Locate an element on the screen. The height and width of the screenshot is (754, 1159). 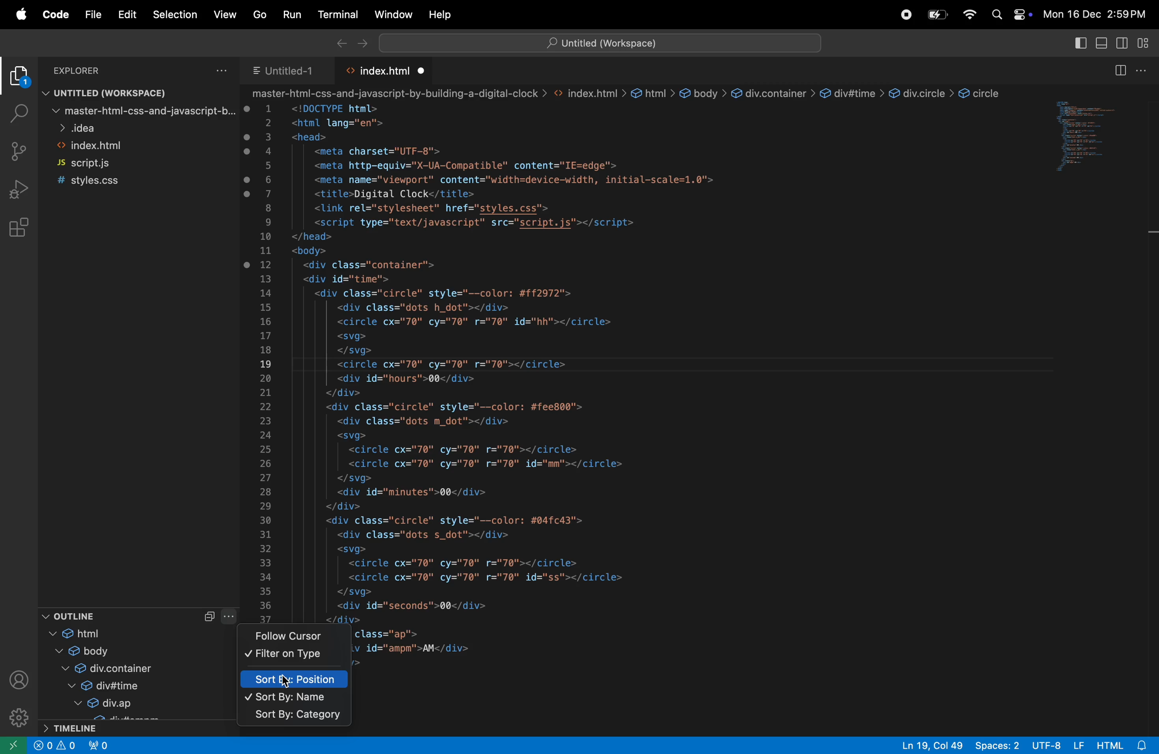
file is located at coordinates (90, 15).